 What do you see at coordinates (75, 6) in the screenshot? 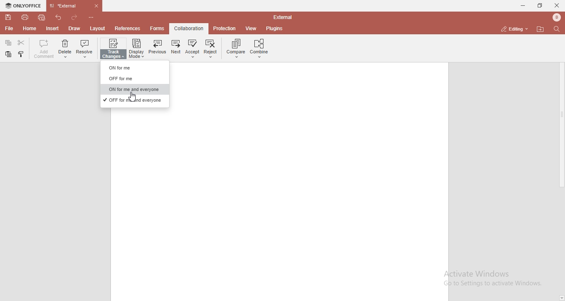
I see `file tab name` at bounding box center [75, 6].